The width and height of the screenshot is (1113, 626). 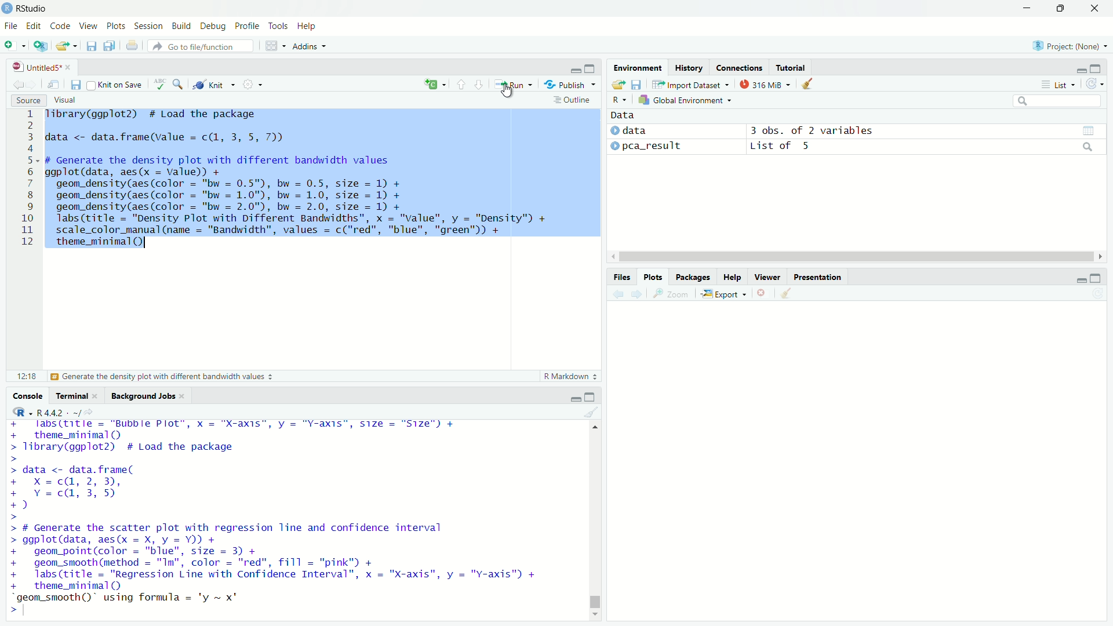 I want to click on Remove current plot, so click(x=764, y=294).